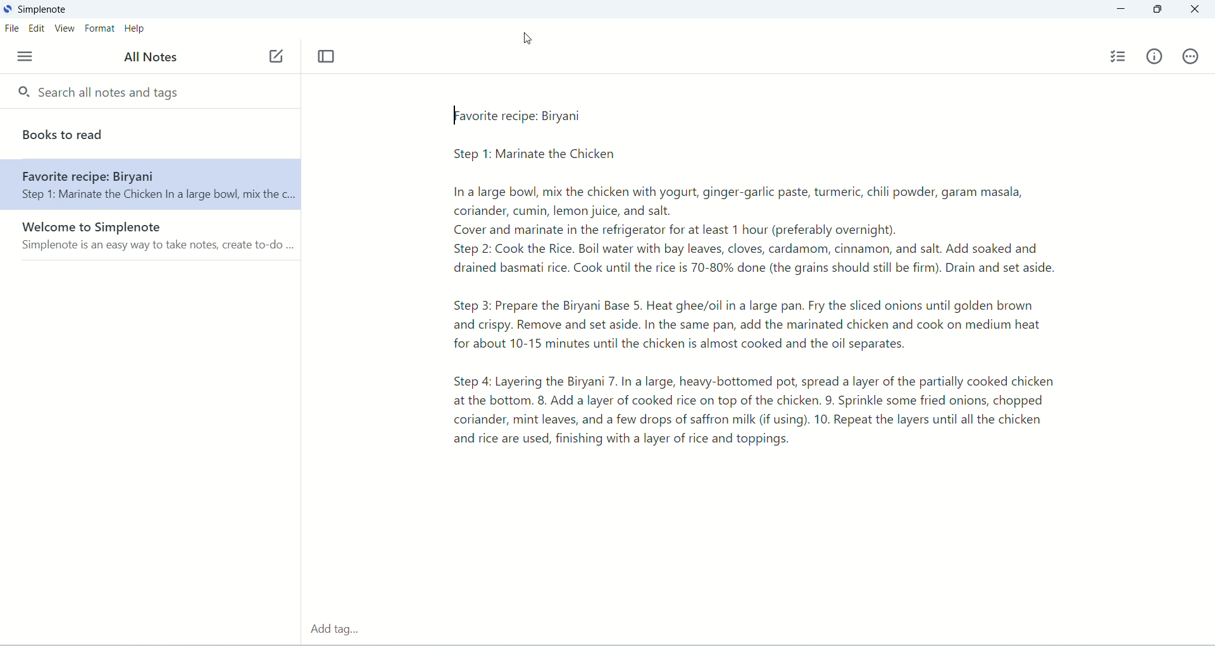 This screenshot has width=1215, height=646. What do you see at coordinates (8, 8) in the screenshot?
I see `logo` at bounding box center [8, 8].